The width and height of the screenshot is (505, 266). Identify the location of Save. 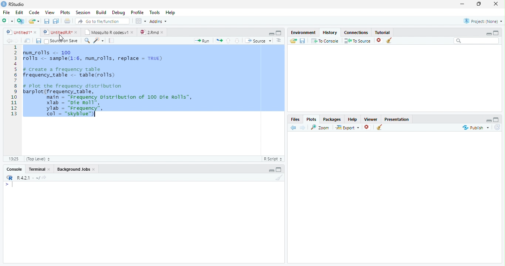
(38, 41).